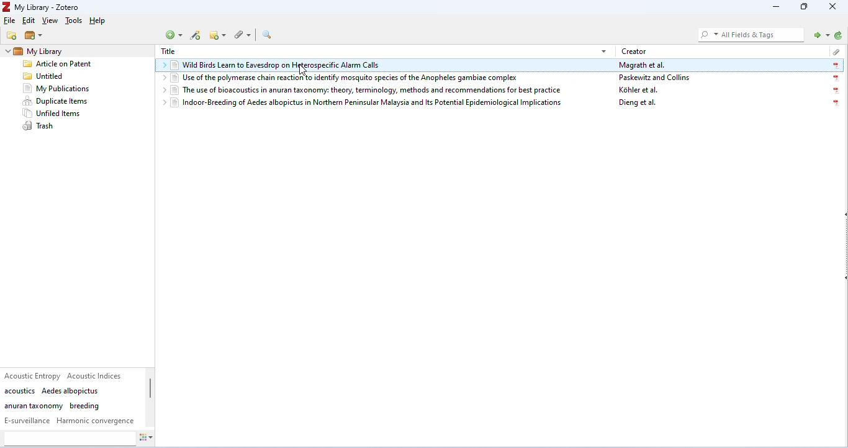  What do you see at coordinates (56, 101) in the screenshot?
I see `duplicate items` at bounding box center [56, 101].